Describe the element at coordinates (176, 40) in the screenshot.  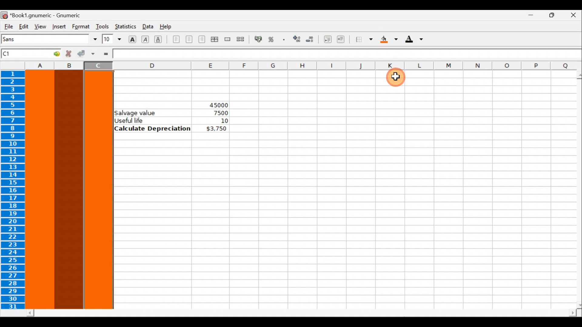
I see `Align left` at that location.